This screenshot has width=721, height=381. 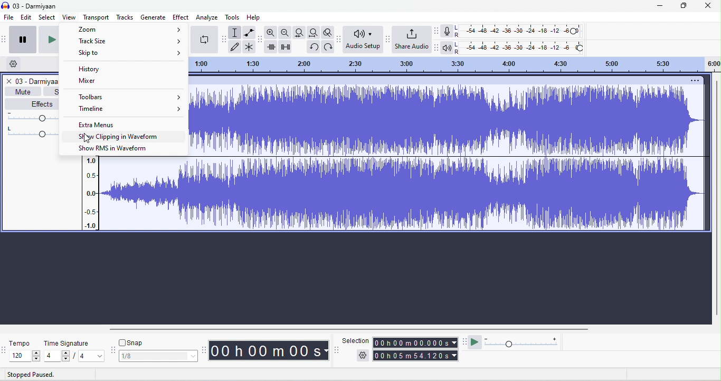 What do you see at coordinates (159, 356) in the screenshot?
I see `select snapping` at bounding box center [159, 356].